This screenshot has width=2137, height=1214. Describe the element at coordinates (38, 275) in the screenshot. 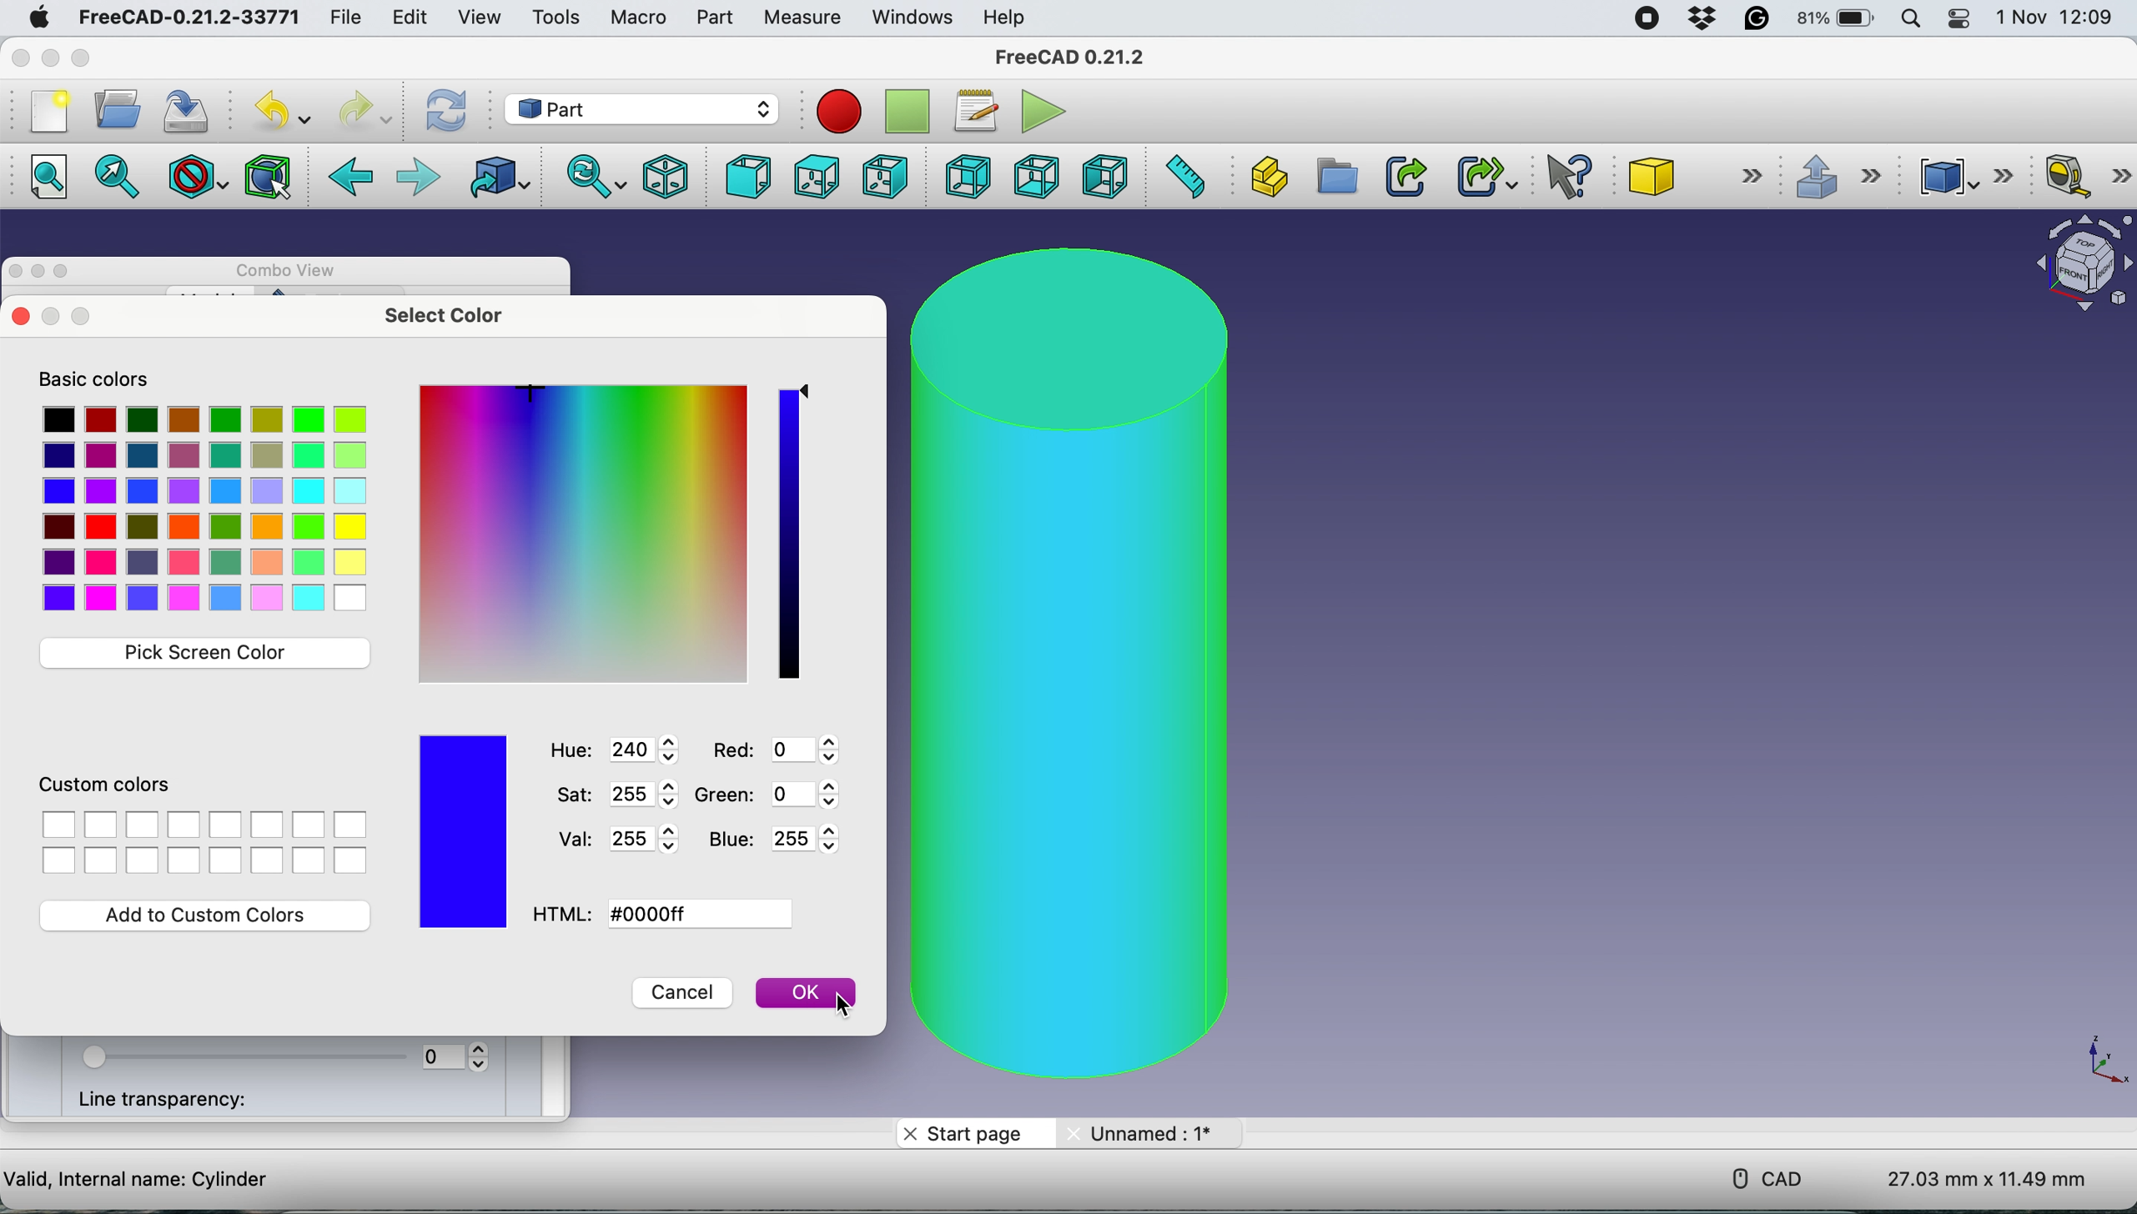

I see `minimise` at that location.